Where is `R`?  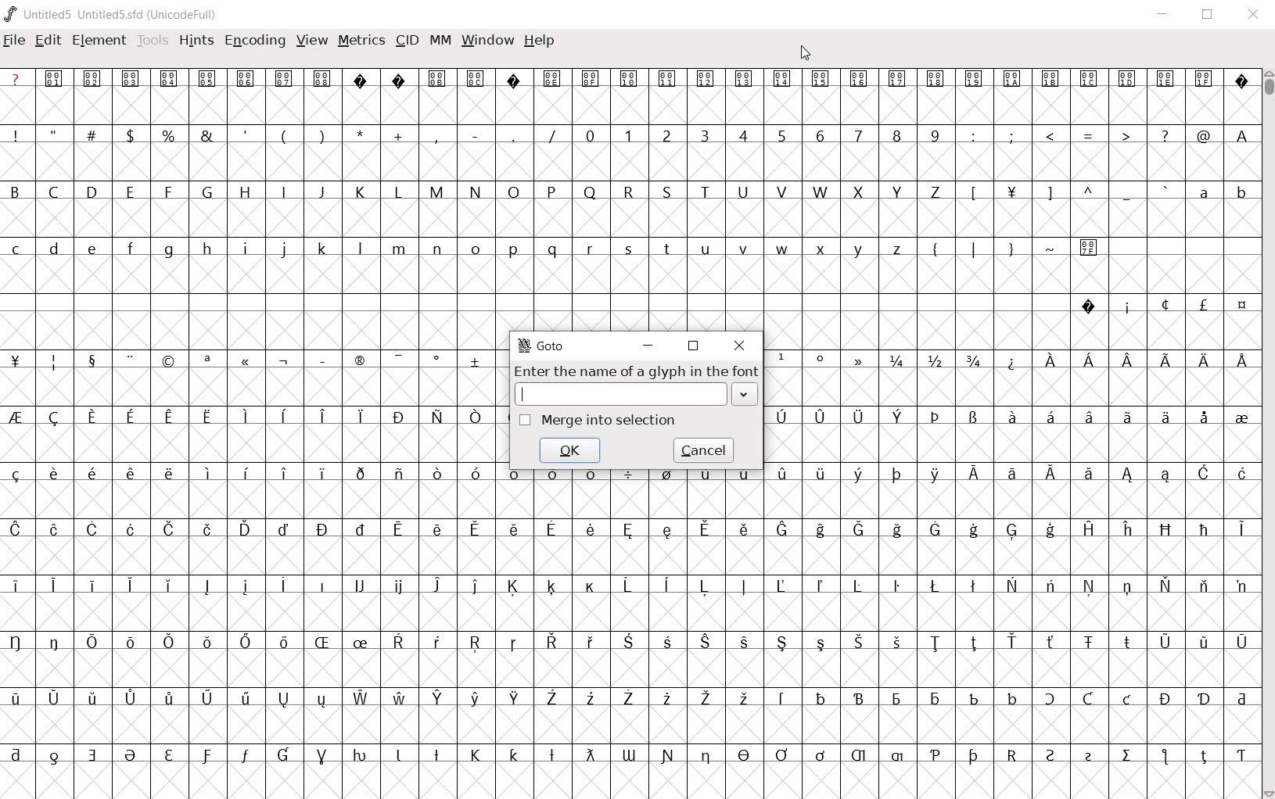
R is located at coordinates (630, 192).